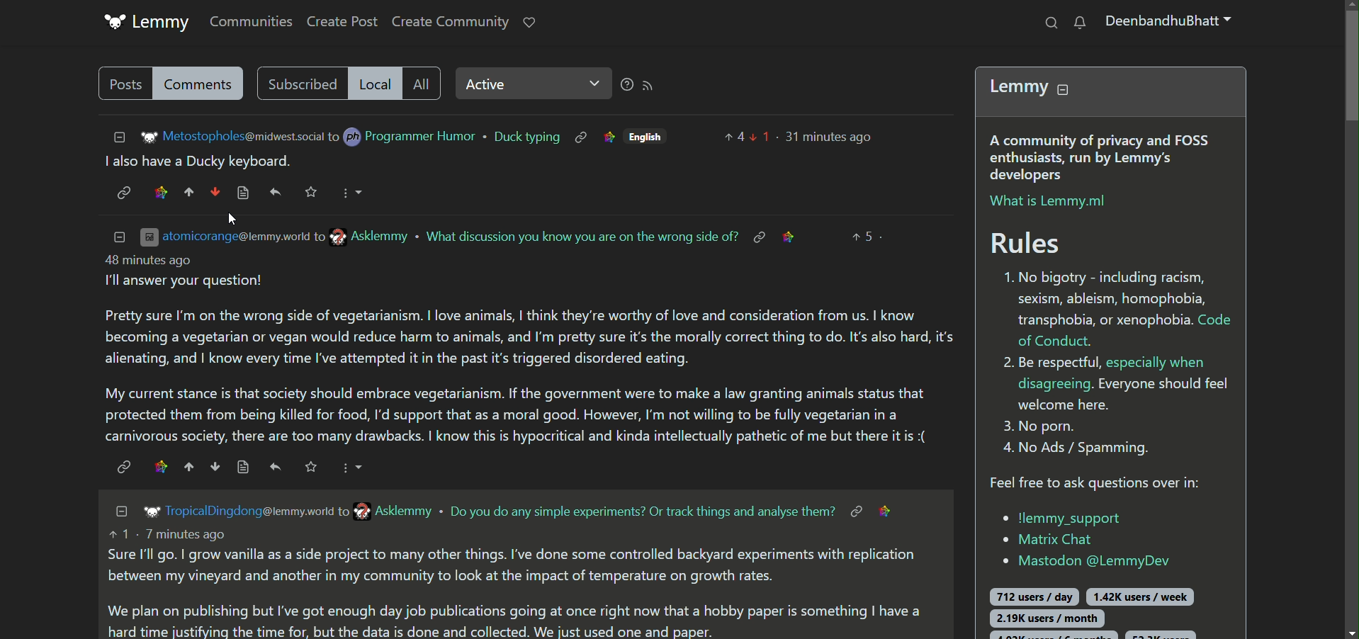 This screenshot has width=1359, height=639. Describe the element at coordinates (114, 136) in the screenshot. I see `minimize` at that location.